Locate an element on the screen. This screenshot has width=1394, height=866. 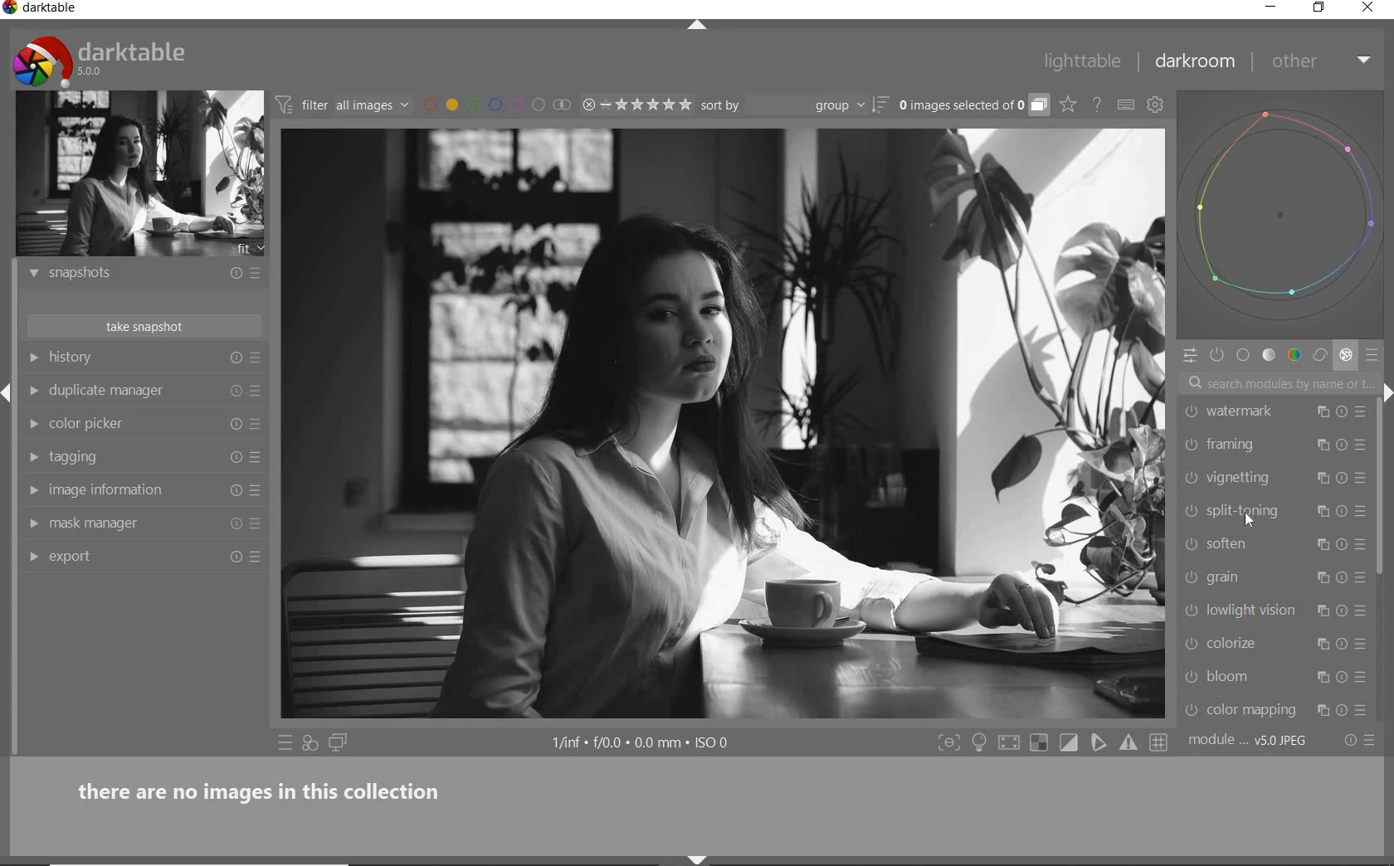
colorize is located at coordinates (1250, 643).